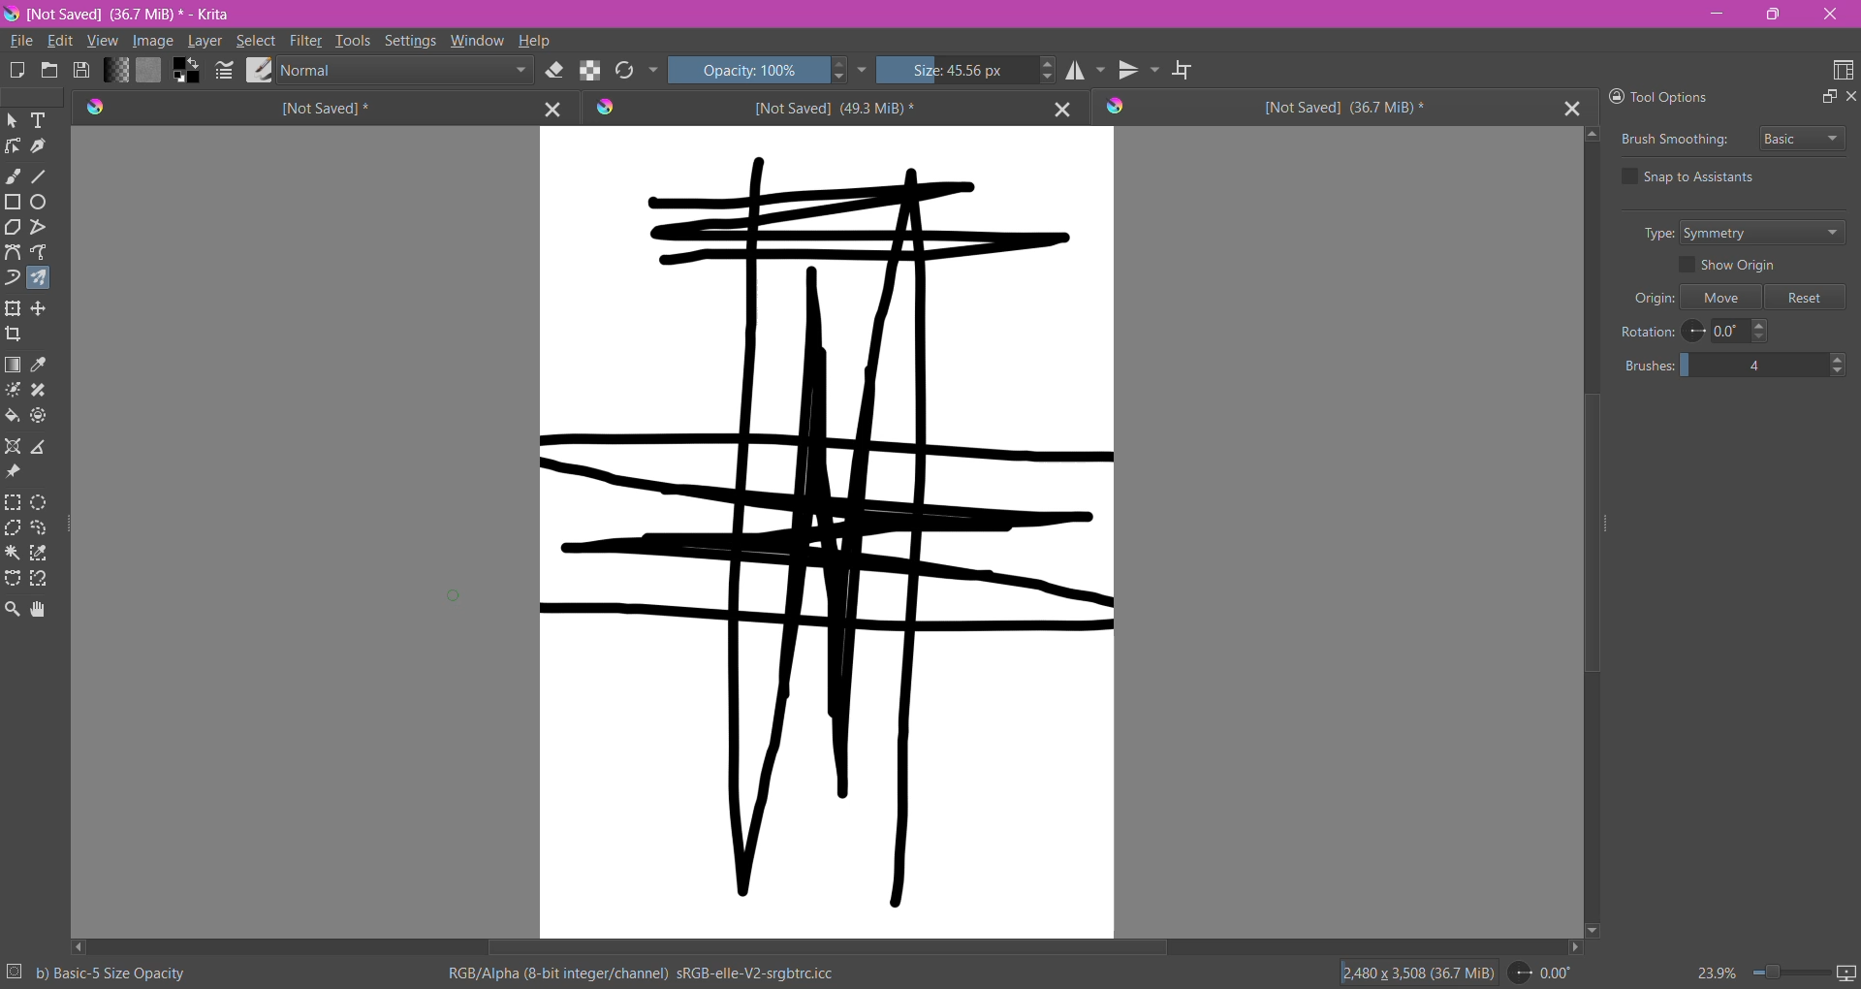 The height and width of the screenshot is (989, 1861). What do you see at coordinates (1849, 98) in the screenshot?
I see `Close Docker` at bounding box center [1849, 98].